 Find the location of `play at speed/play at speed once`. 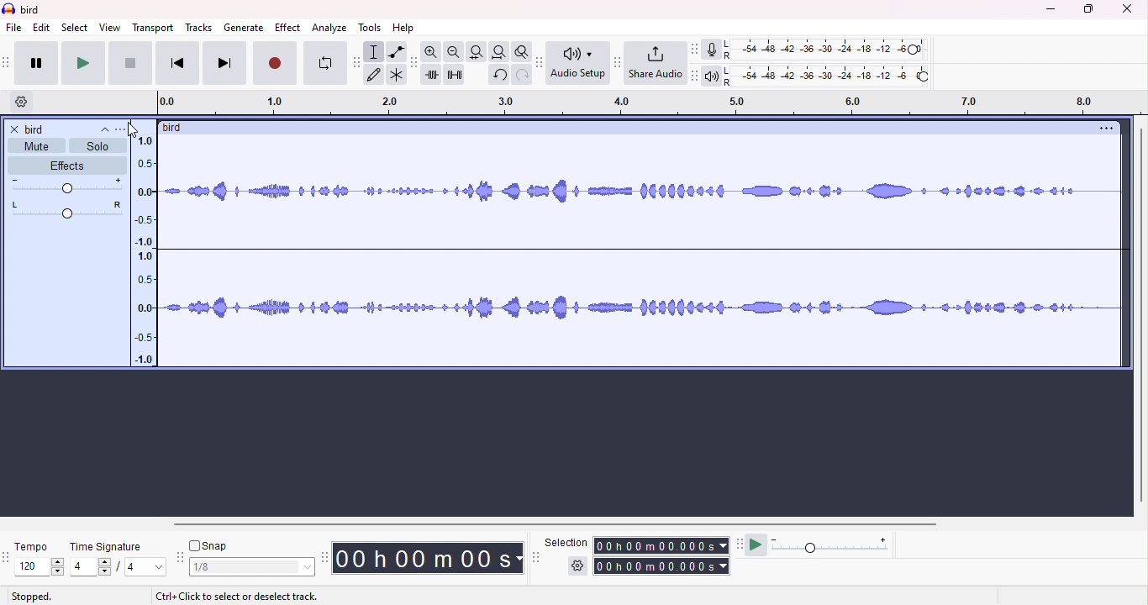

play at speed/play at speed once is located at coordinates (760, 544).